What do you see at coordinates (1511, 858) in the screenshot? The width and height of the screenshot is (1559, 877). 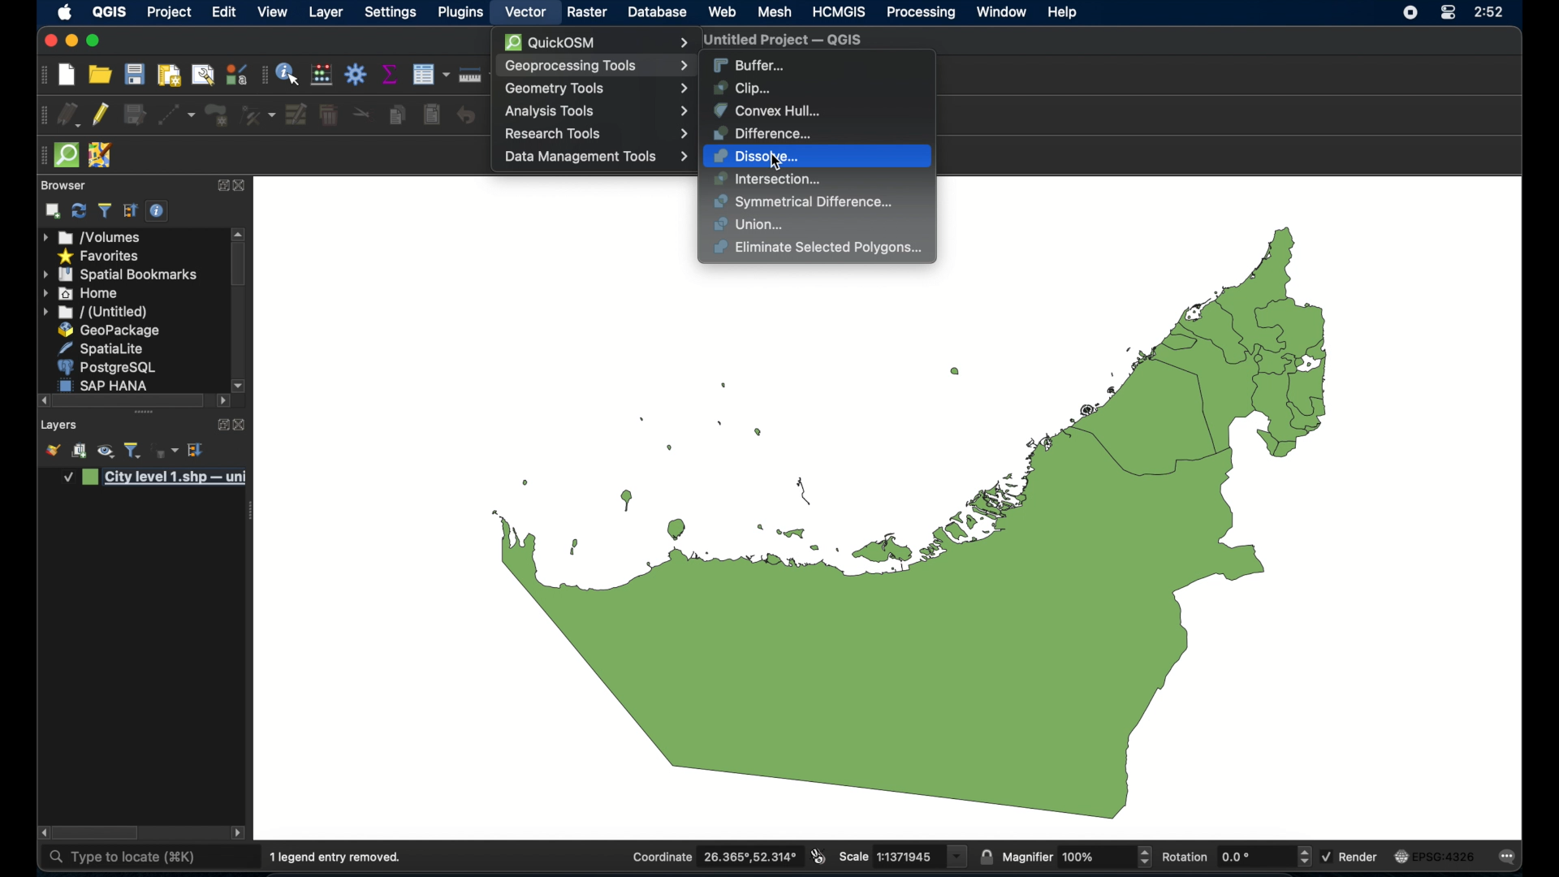 I see `messages` at bounding box center [1511, 858].